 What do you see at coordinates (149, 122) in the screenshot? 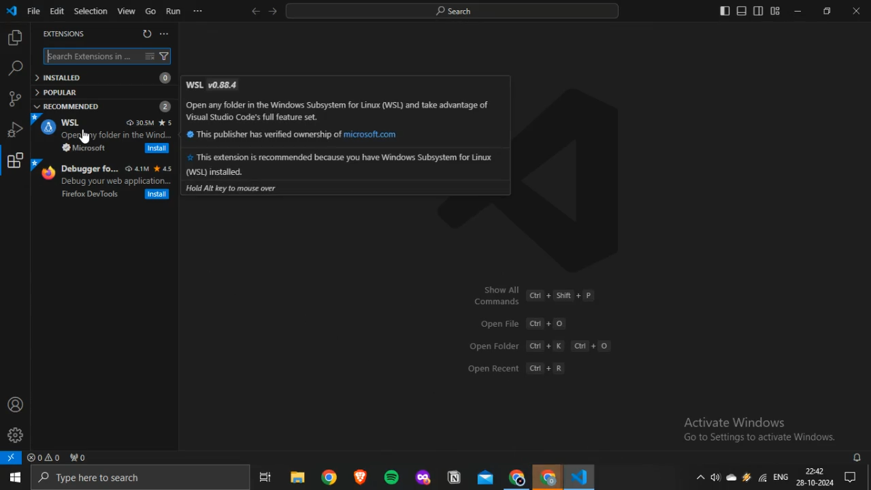
I see `30.5M 5` at bounding box center [149, 122].